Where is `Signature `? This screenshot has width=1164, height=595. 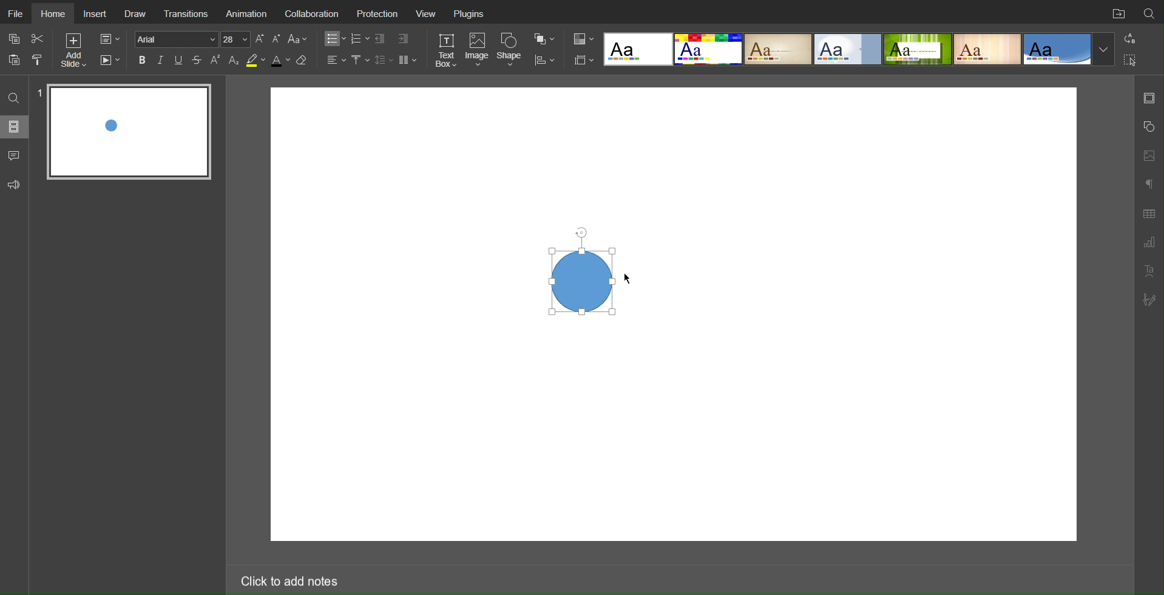 Signature  is located at coordinates (1150, 300).